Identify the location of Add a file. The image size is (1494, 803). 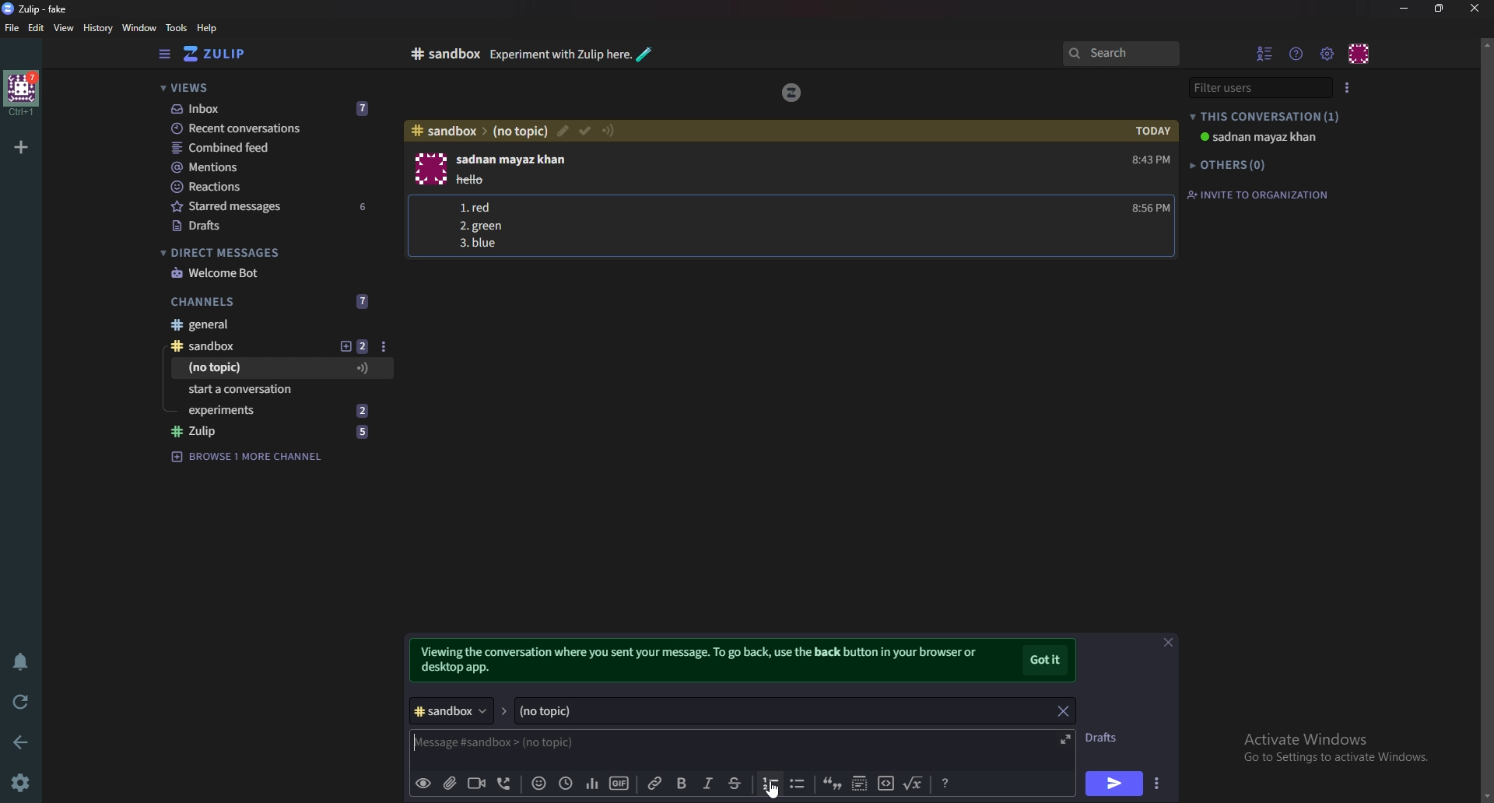
(448, 785).